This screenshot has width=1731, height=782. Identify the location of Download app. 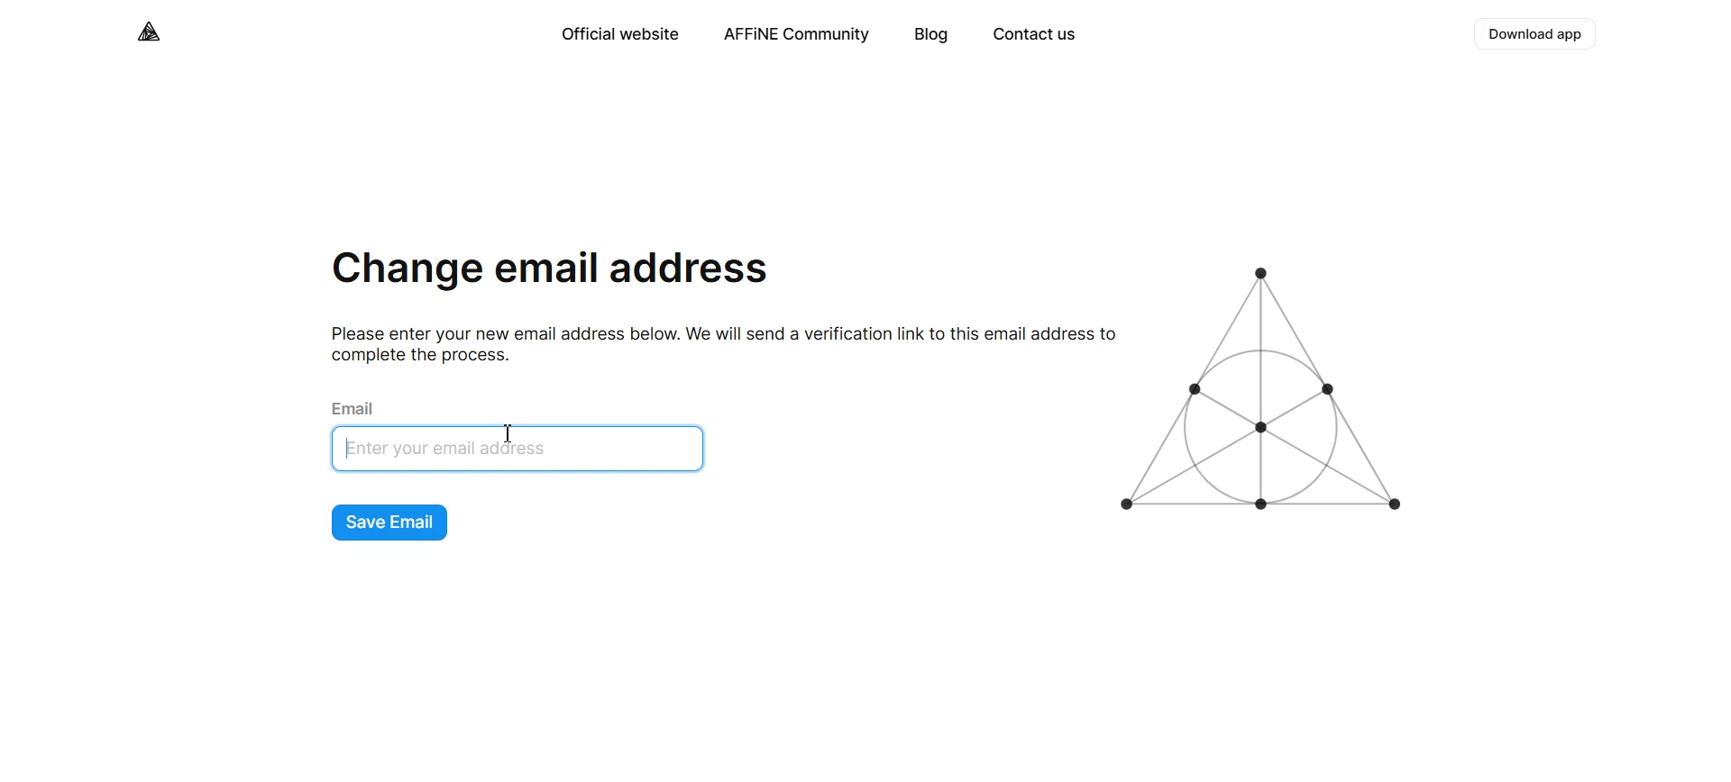
(1537, 34).